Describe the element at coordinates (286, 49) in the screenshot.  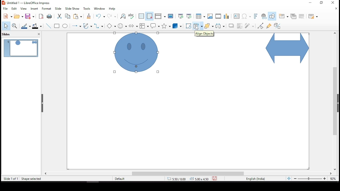
I see `object (selected)` at that location.